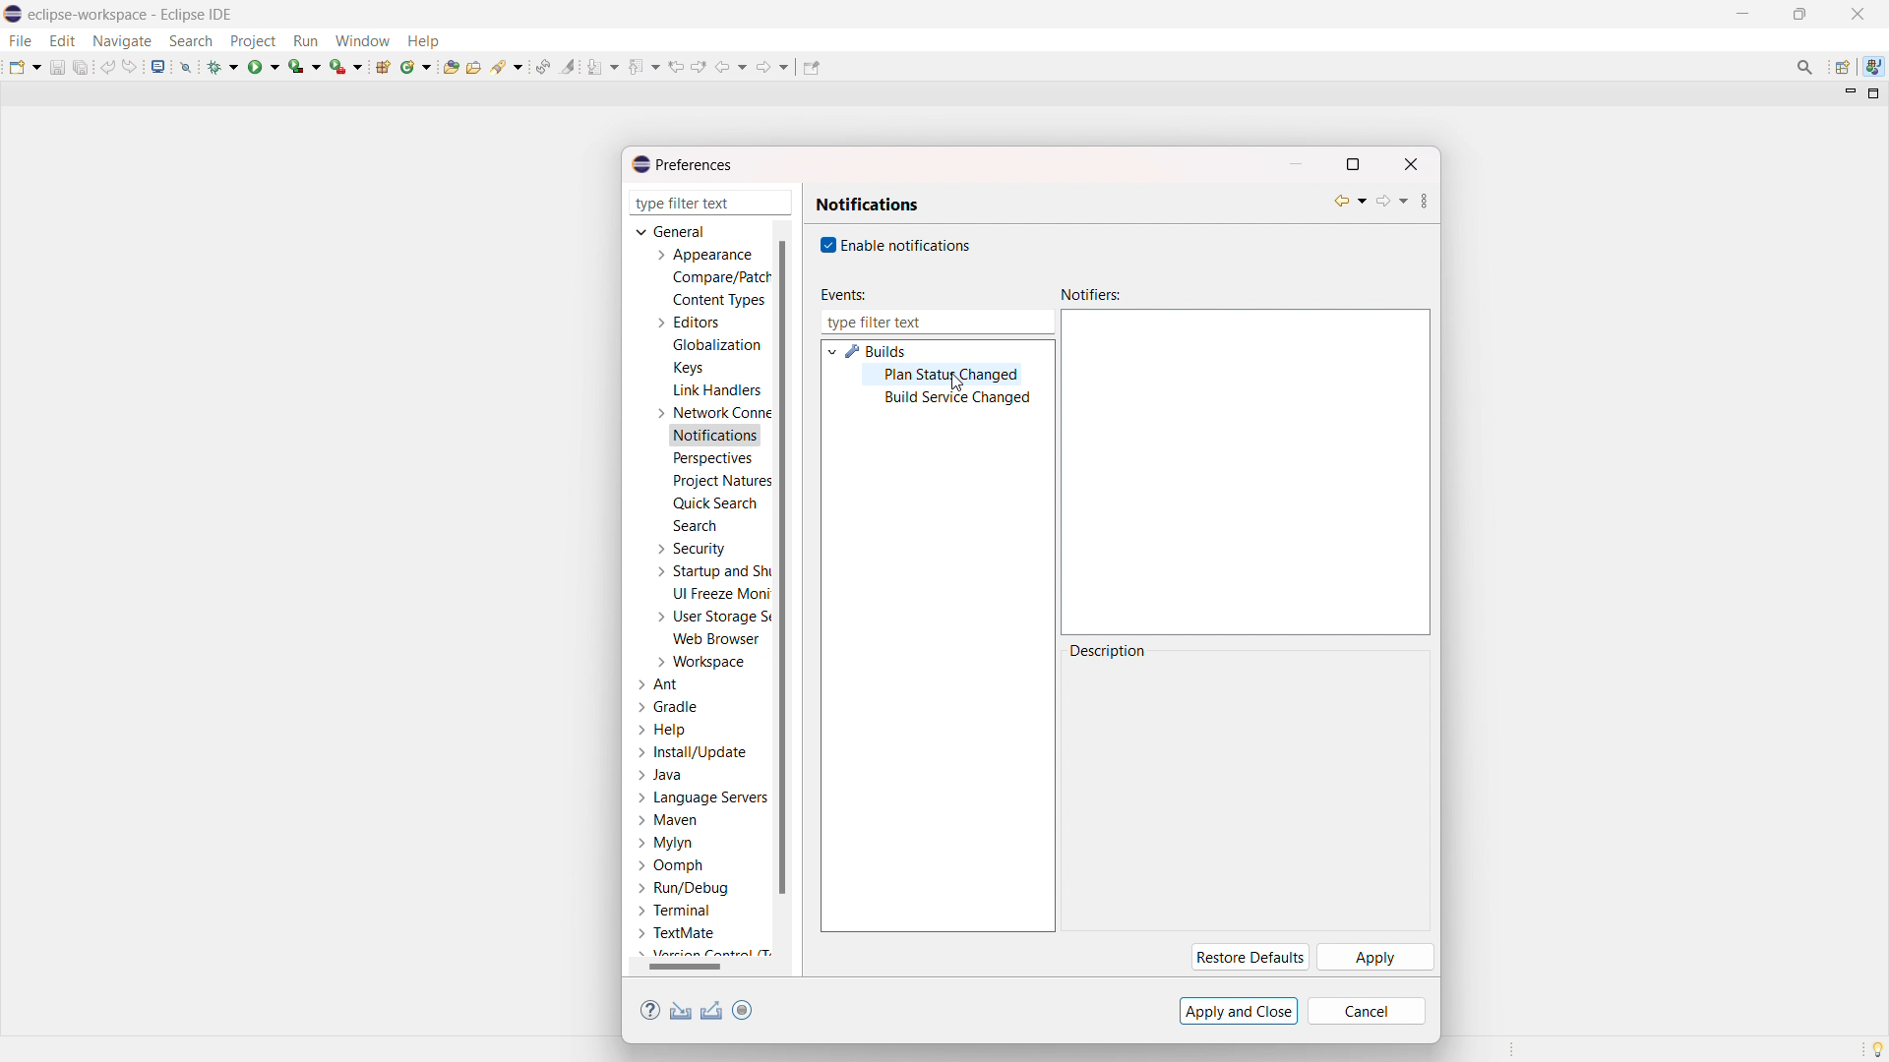 The height and width of the screenshot is (1062, 1889). What do you see at coordinates (667, 821) in the screenshot?
I see `maven` at bounding box center [667, 821].